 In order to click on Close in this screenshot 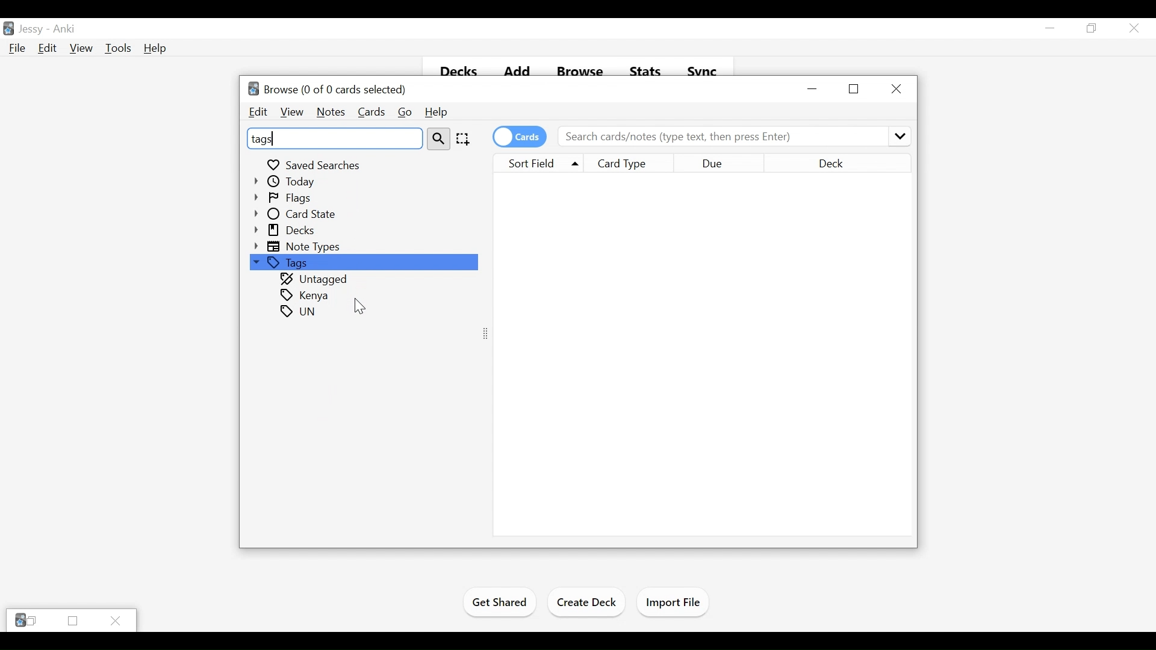, I will do `click(895, 88)`.